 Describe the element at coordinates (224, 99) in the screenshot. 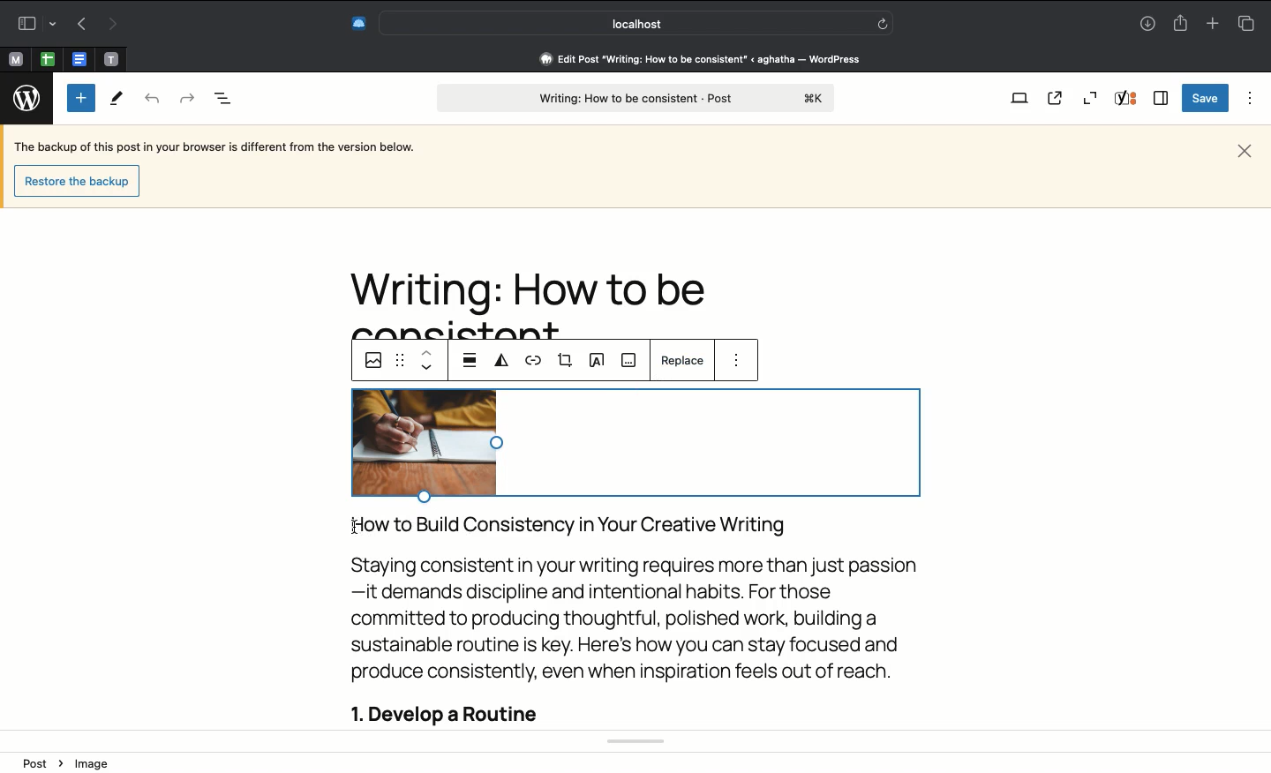

I see `Document overview` at that location.